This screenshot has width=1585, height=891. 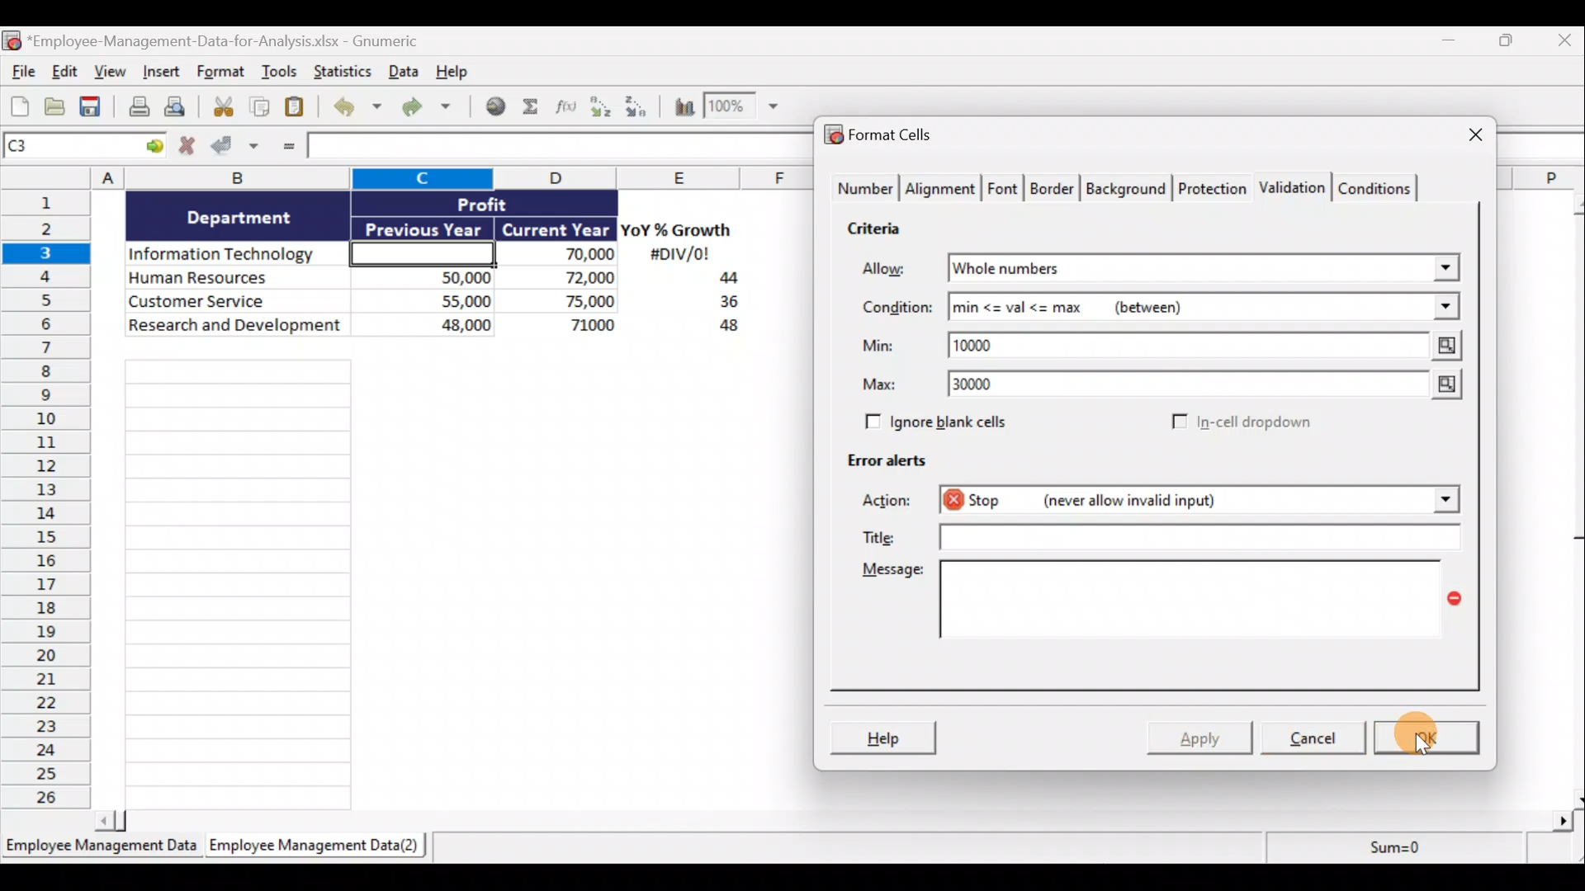 What do you see at coordinates (985, 344) in the screenshot?
I see `10000` at bounding box center [985, 344].